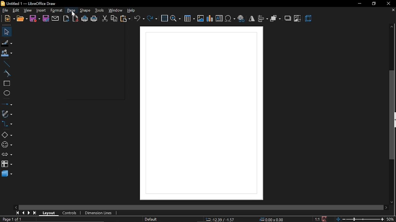 This screenshot has height=222, width=396. Describe the element at coordinates (393, 115) in the screenshot. I see `vertical scrollbar` at that location.